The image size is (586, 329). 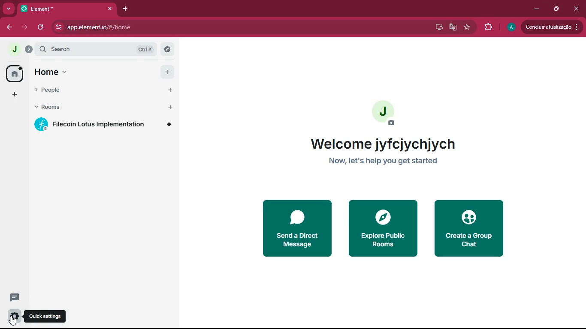 What do you see at coordinates (97, 50) in the screenshot?
I see `search ctrl k` at bounding box center [97, 50].